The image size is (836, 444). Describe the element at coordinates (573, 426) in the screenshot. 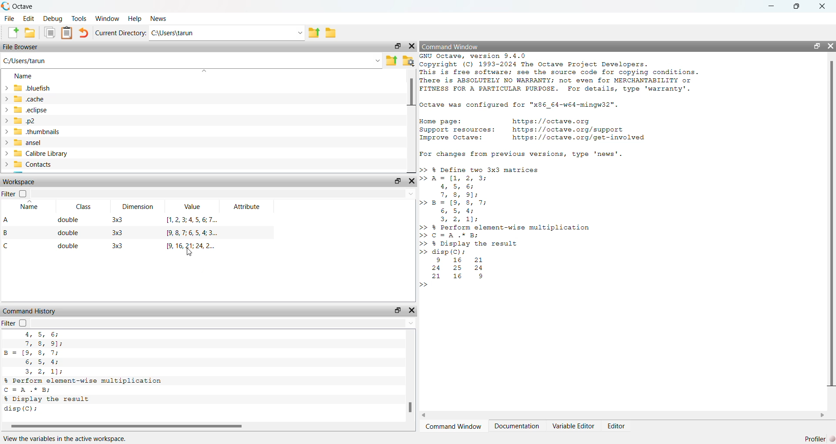

I see `Variable Editor` at that location.